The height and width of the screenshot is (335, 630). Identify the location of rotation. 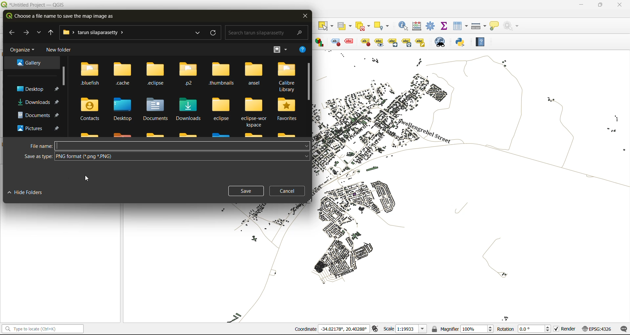
(524, 328).